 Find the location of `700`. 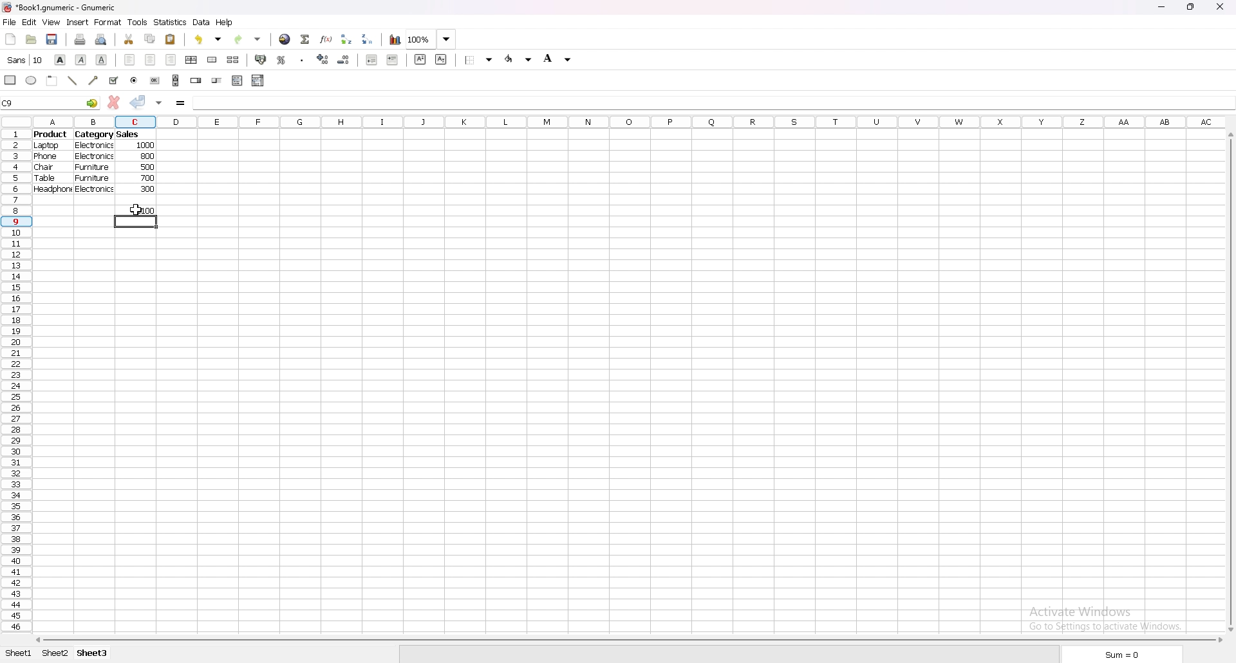

700 is located at coordinates (150, 179).